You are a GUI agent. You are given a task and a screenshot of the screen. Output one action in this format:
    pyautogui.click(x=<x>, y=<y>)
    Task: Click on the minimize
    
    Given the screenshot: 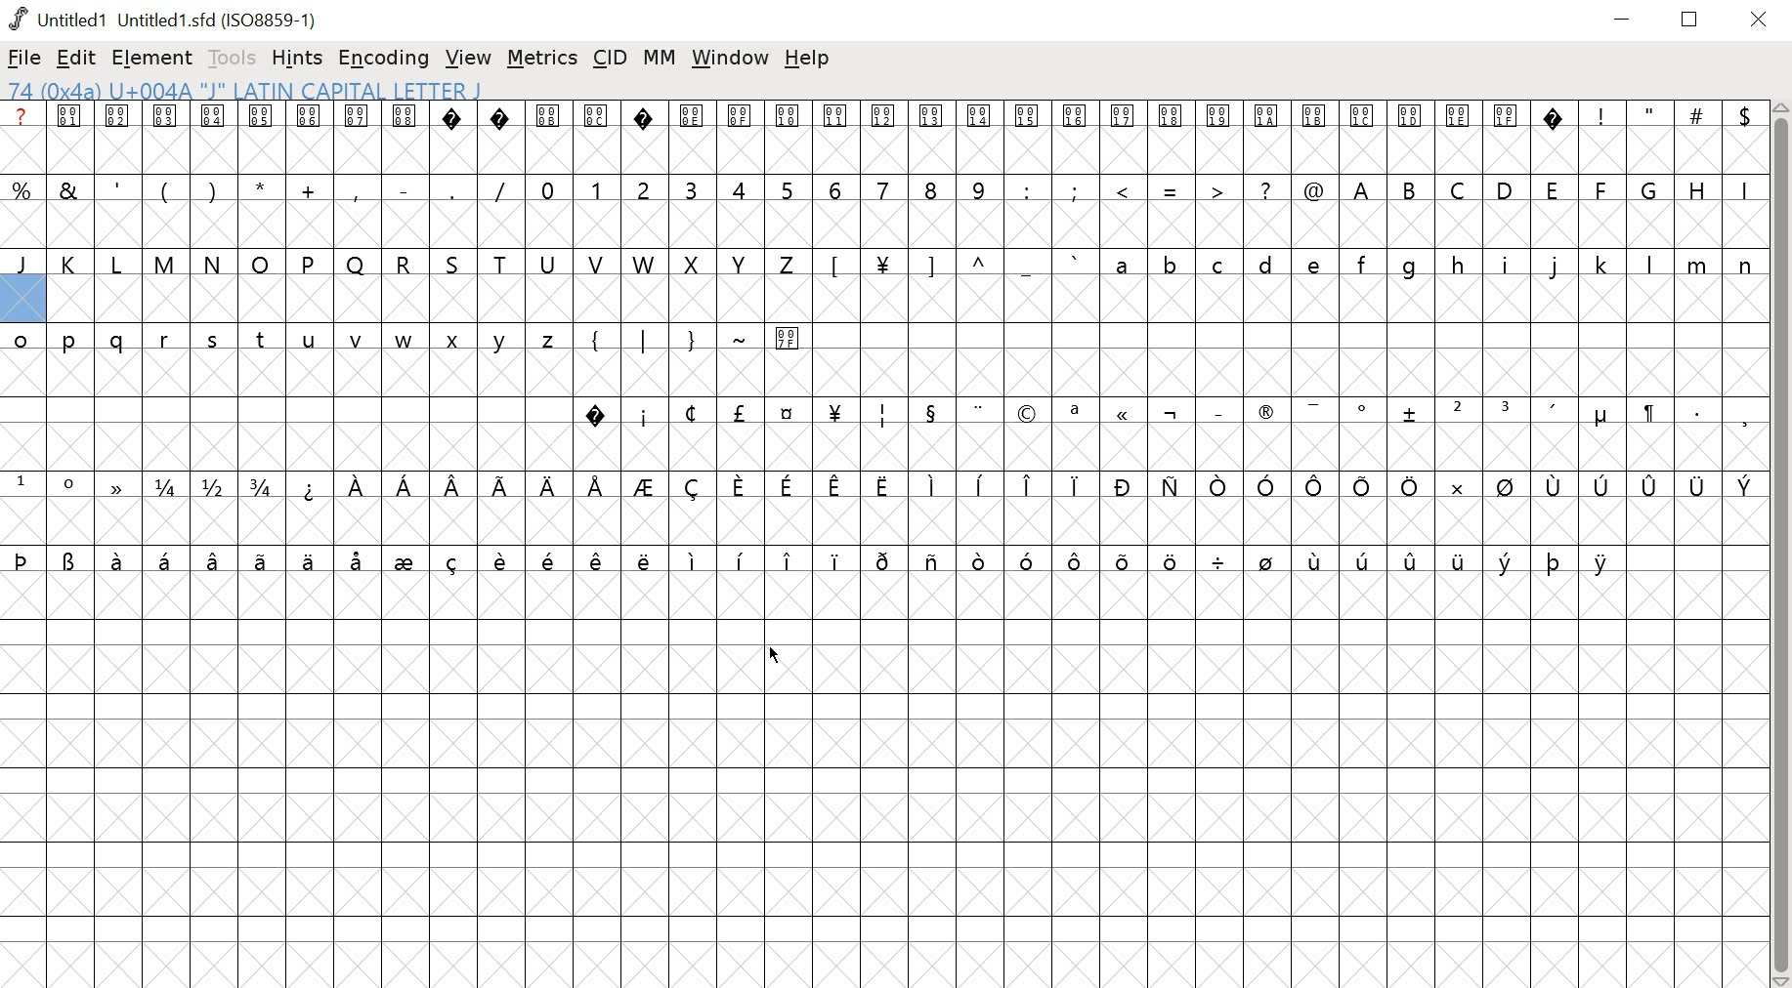 What is the action you would take?
    pyautogui.click(x=1622, y=21)
    